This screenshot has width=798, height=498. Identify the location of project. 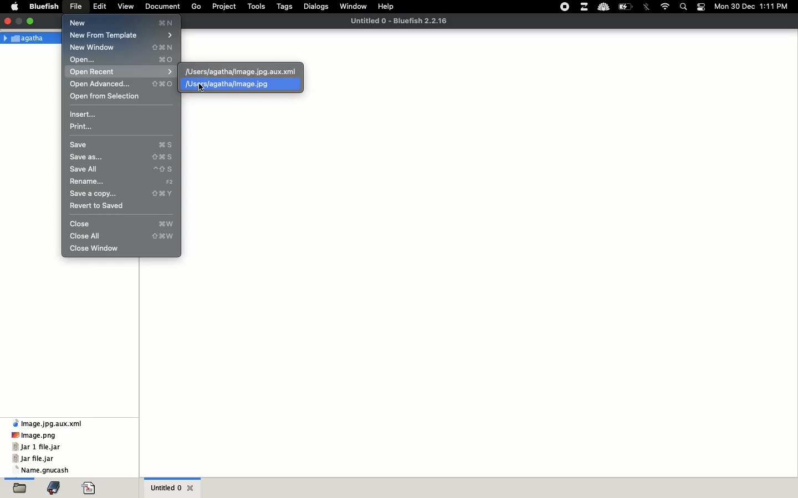
(224, 7).